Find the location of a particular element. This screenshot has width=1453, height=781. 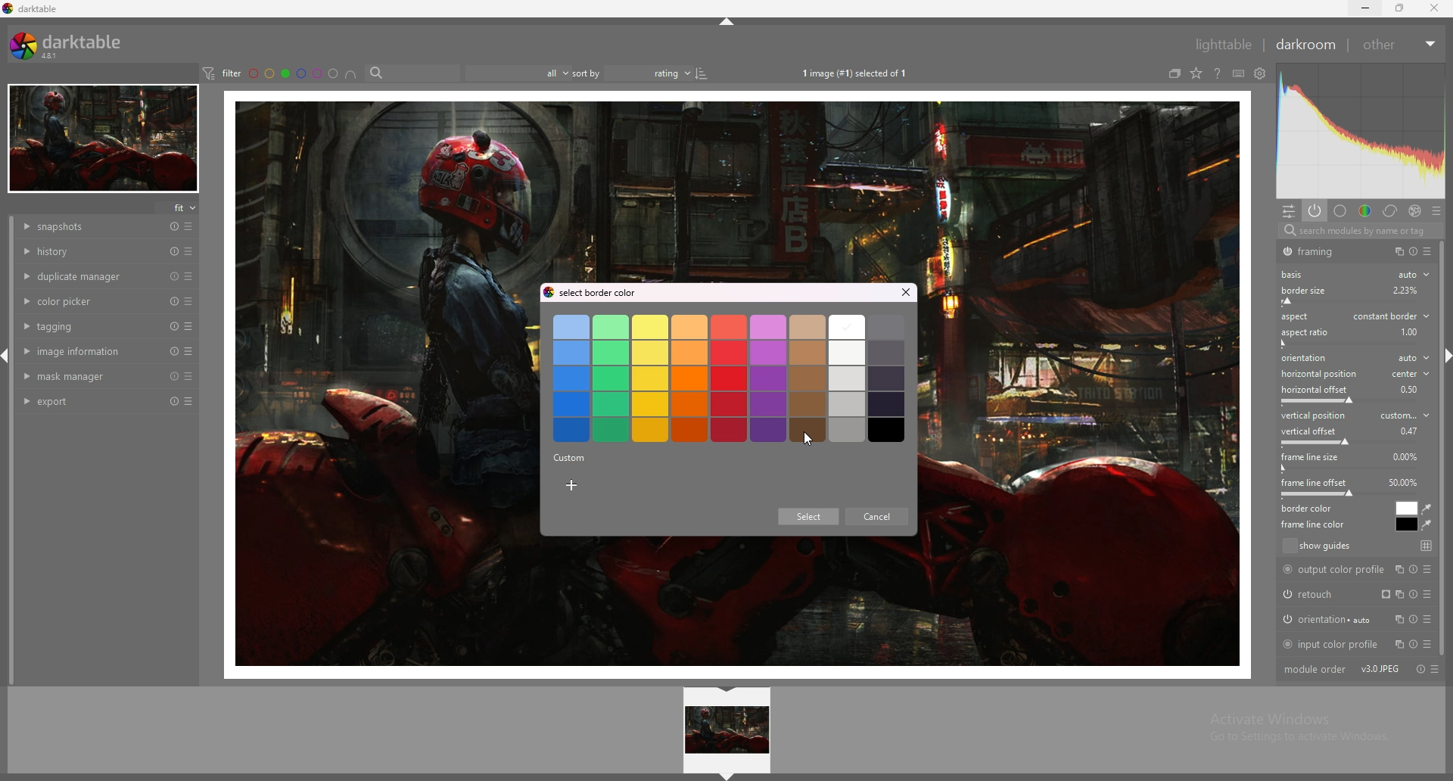

copy is located at coordinates (1395, 251).